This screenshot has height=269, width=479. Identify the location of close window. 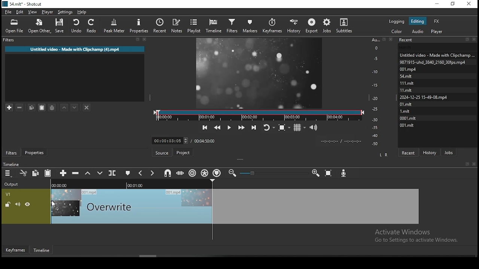
(469, 3).